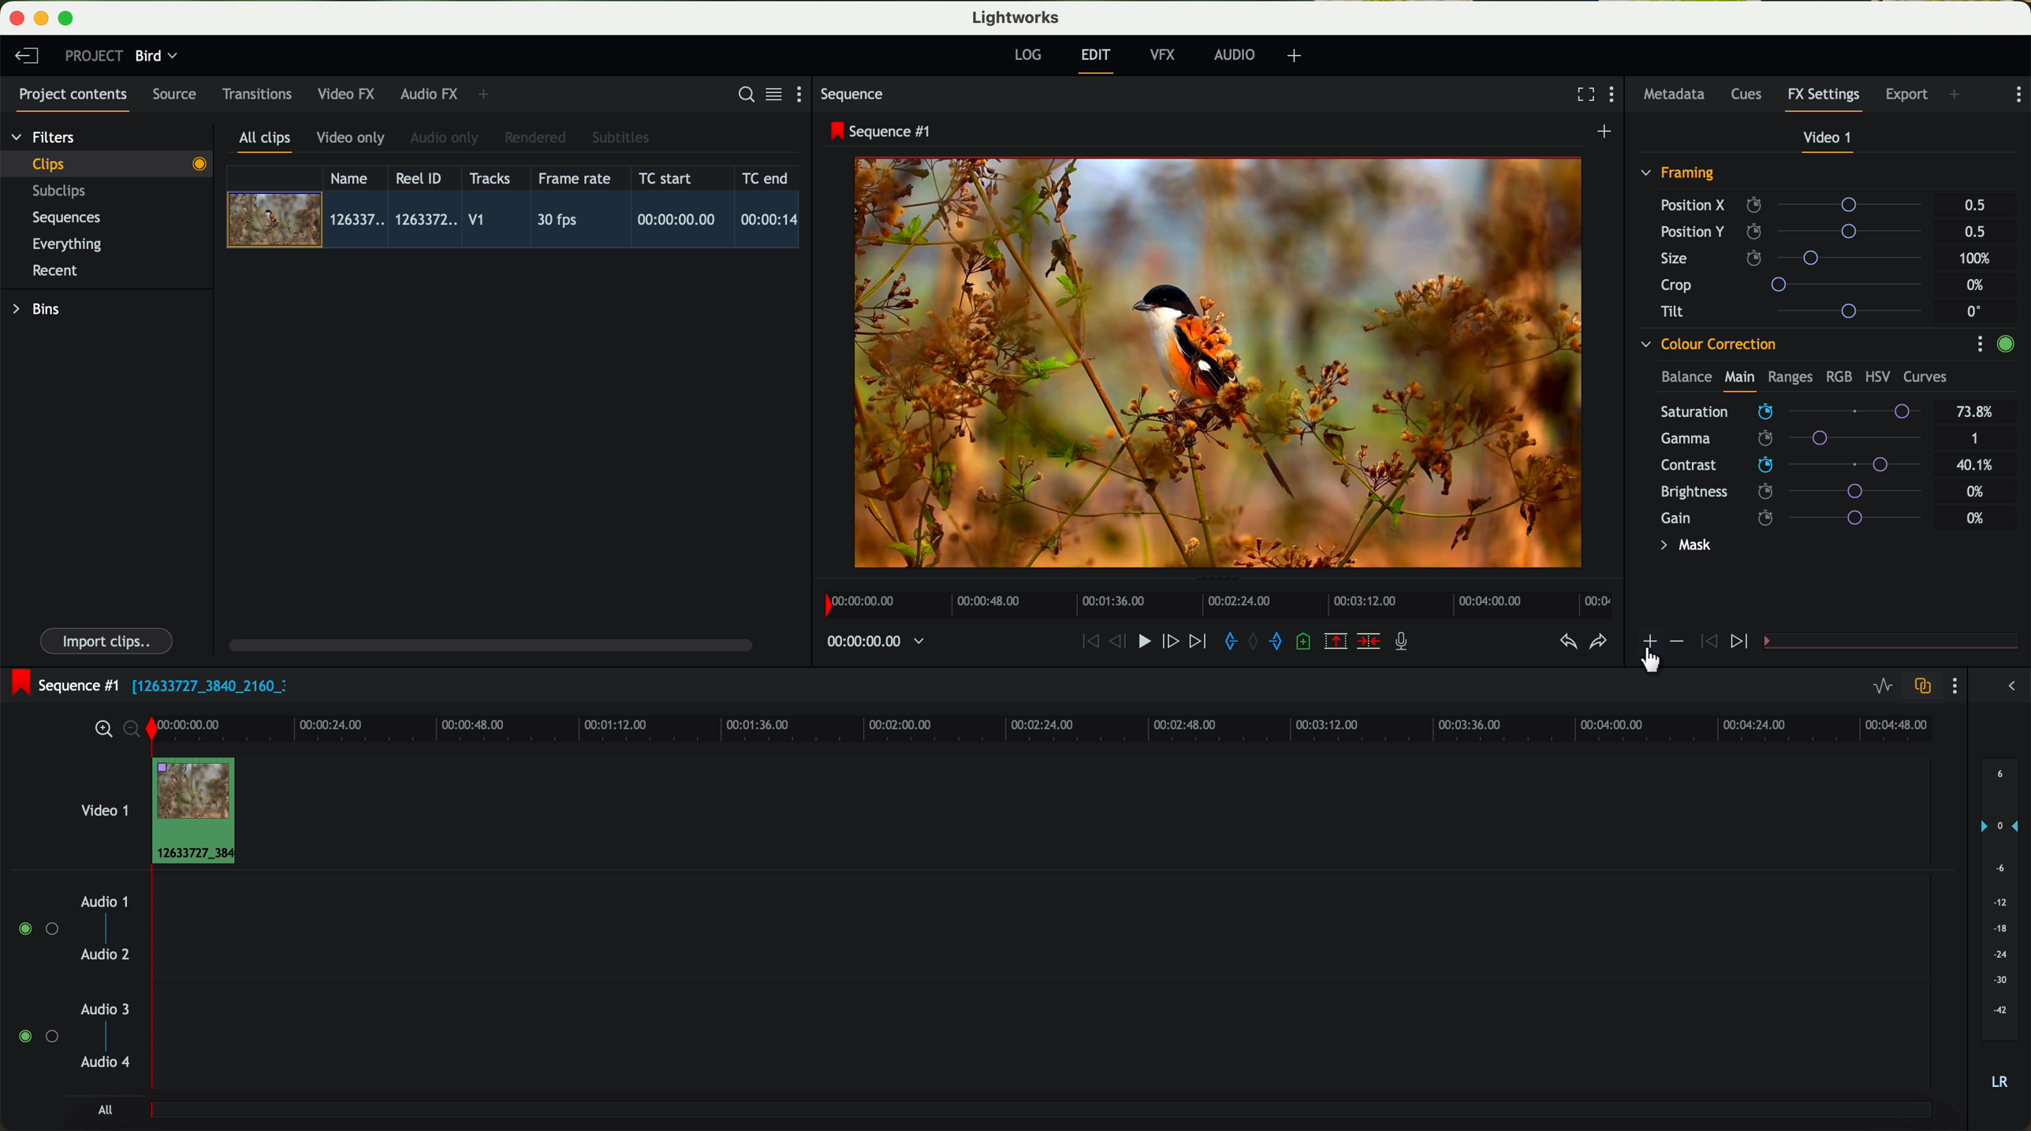 This screenshot has height=1131, width=2031. I want to click on fullscreen, so click(1582, 94).